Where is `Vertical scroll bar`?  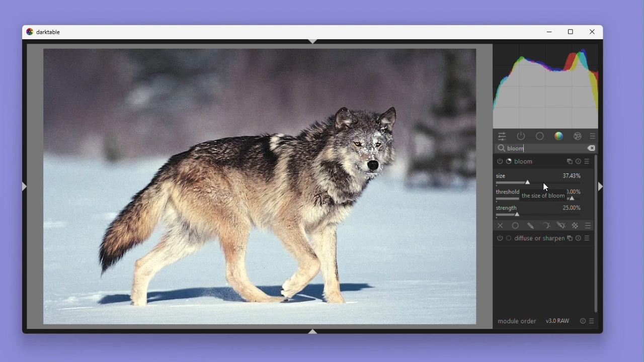
Vertical scroll bar is located at coordinates (594, 233).